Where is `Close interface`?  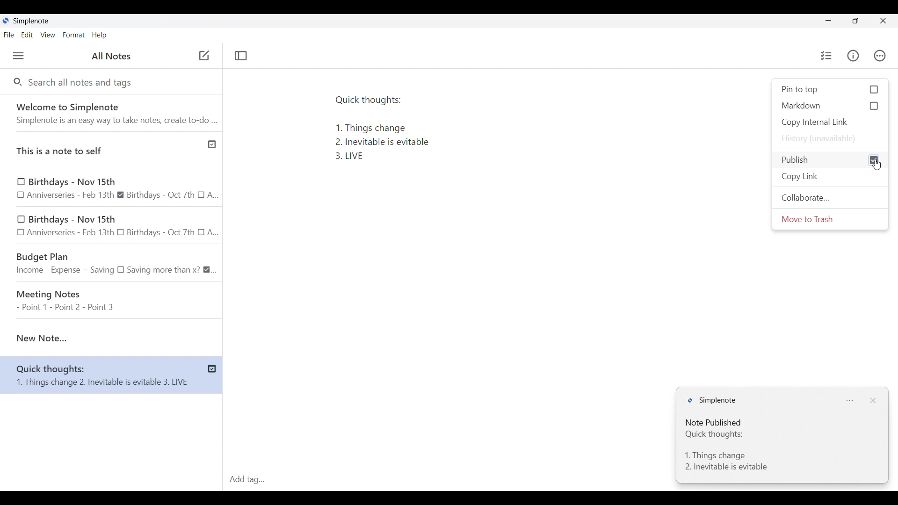 Close interface is located at coordinates (883, 21).